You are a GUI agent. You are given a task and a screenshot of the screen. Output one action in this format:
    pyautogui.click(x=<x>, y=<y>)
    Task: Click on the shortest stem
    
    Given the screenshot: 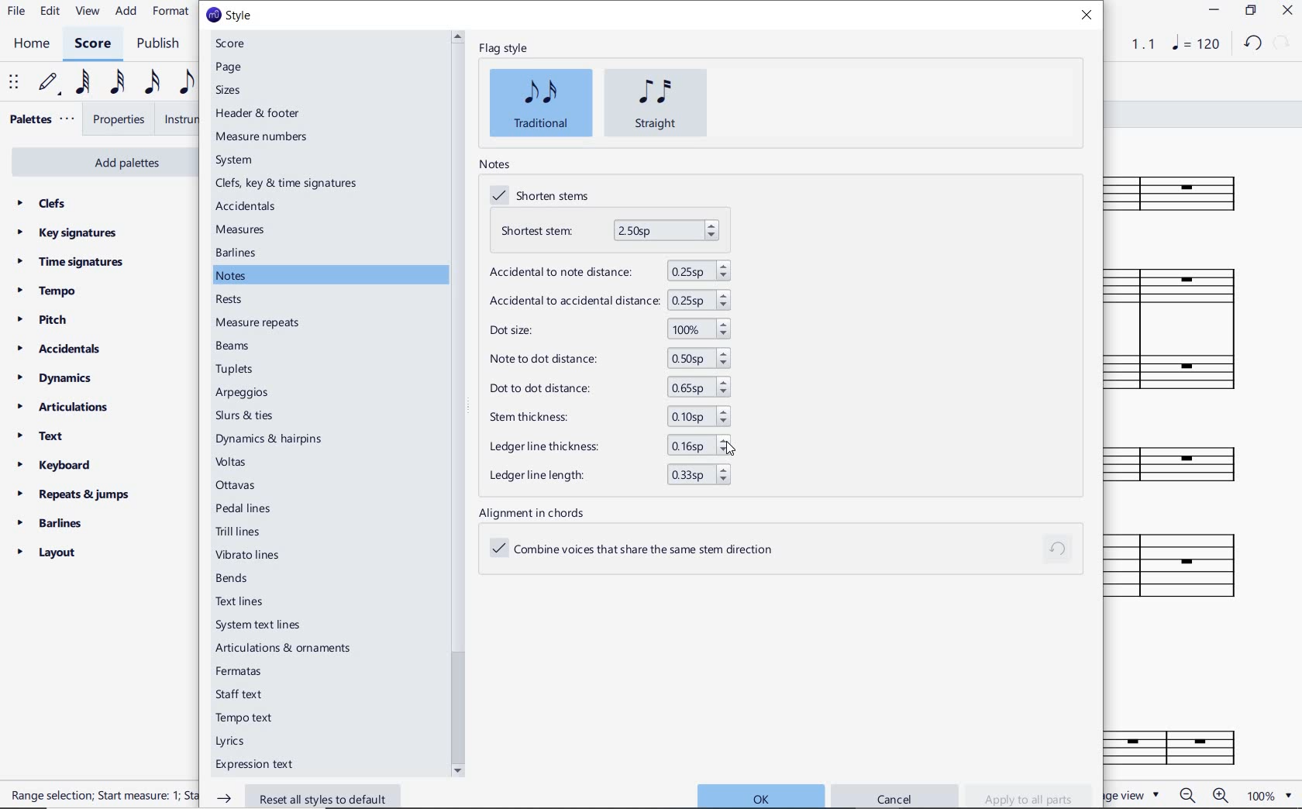 What is the action you would take?
    pyautogui.click(x=609, y=231)
    